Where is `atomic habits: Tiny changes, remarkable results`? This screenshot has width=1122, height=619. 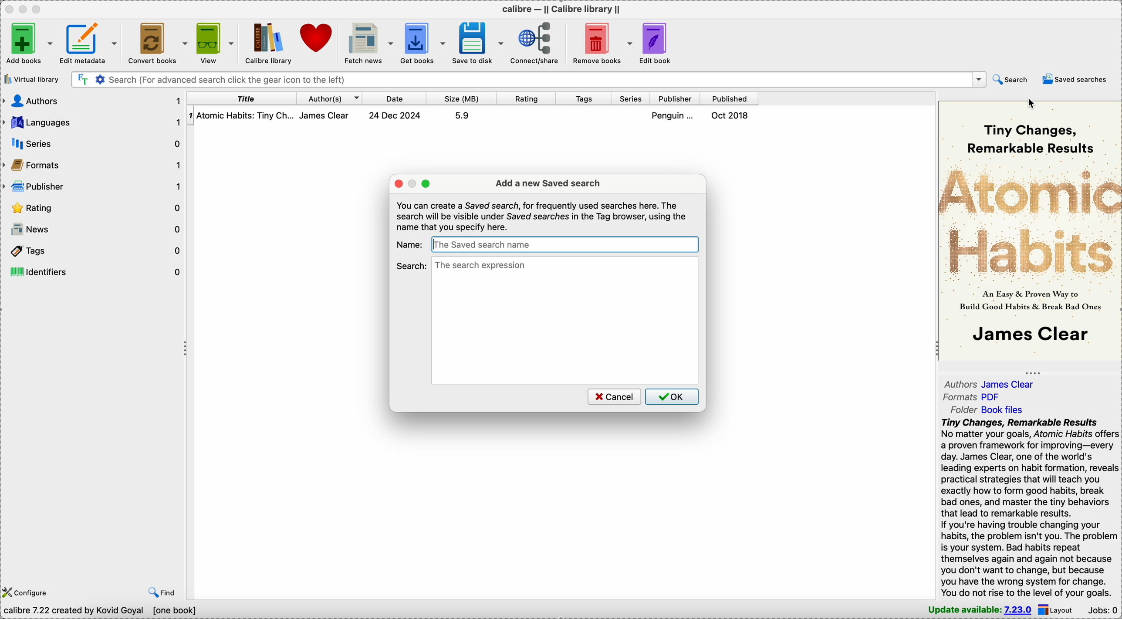 atomic habits: Tiny changes, remarkable results is located at coordinates (247, 116).